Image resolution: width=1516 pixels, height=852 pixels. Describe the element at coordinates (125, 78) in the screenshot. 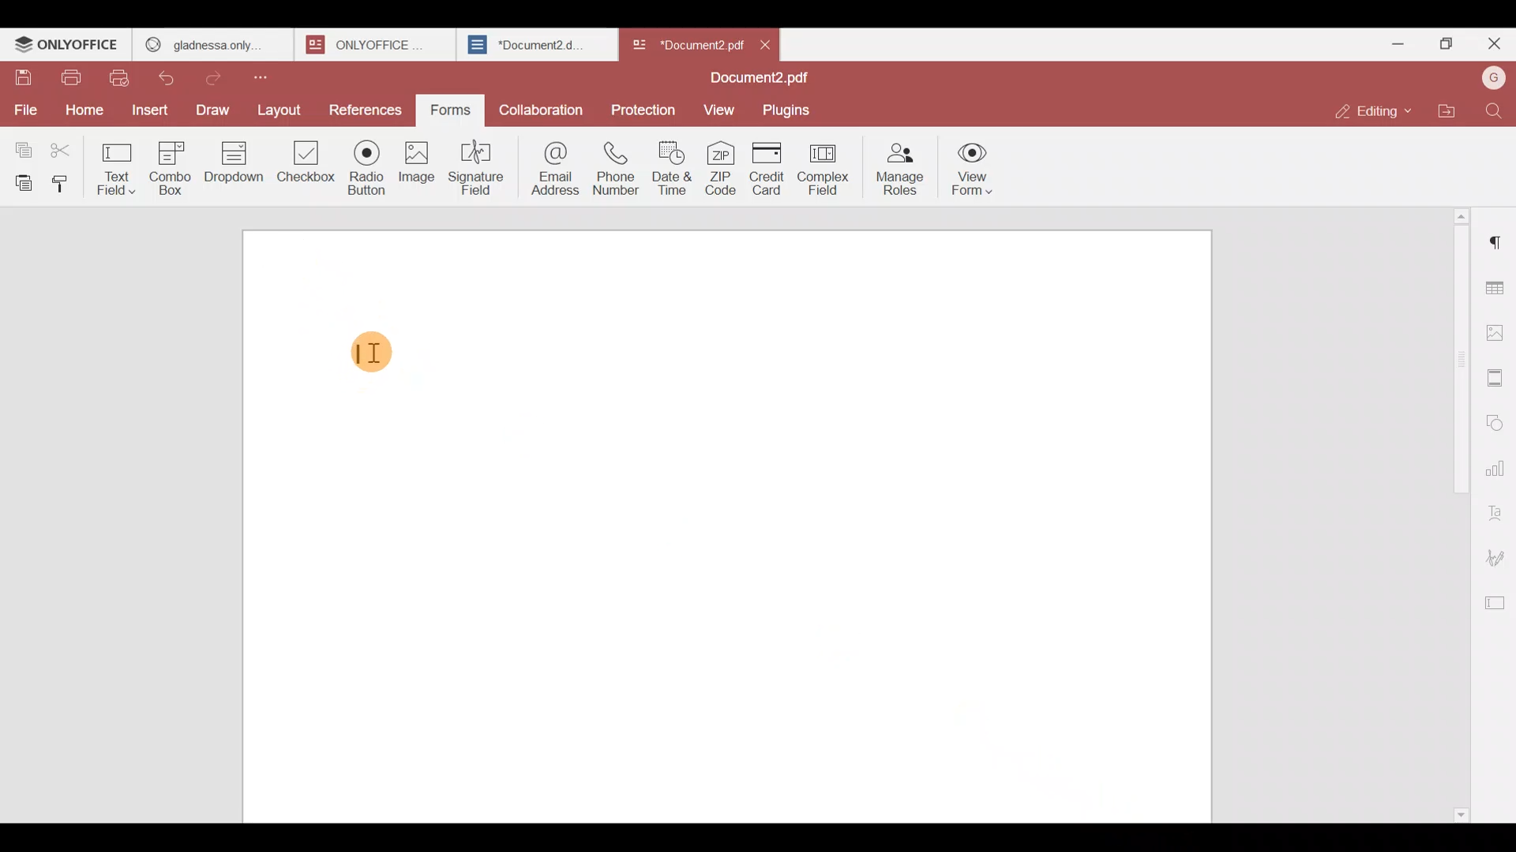

I see `Quick print` at that location.